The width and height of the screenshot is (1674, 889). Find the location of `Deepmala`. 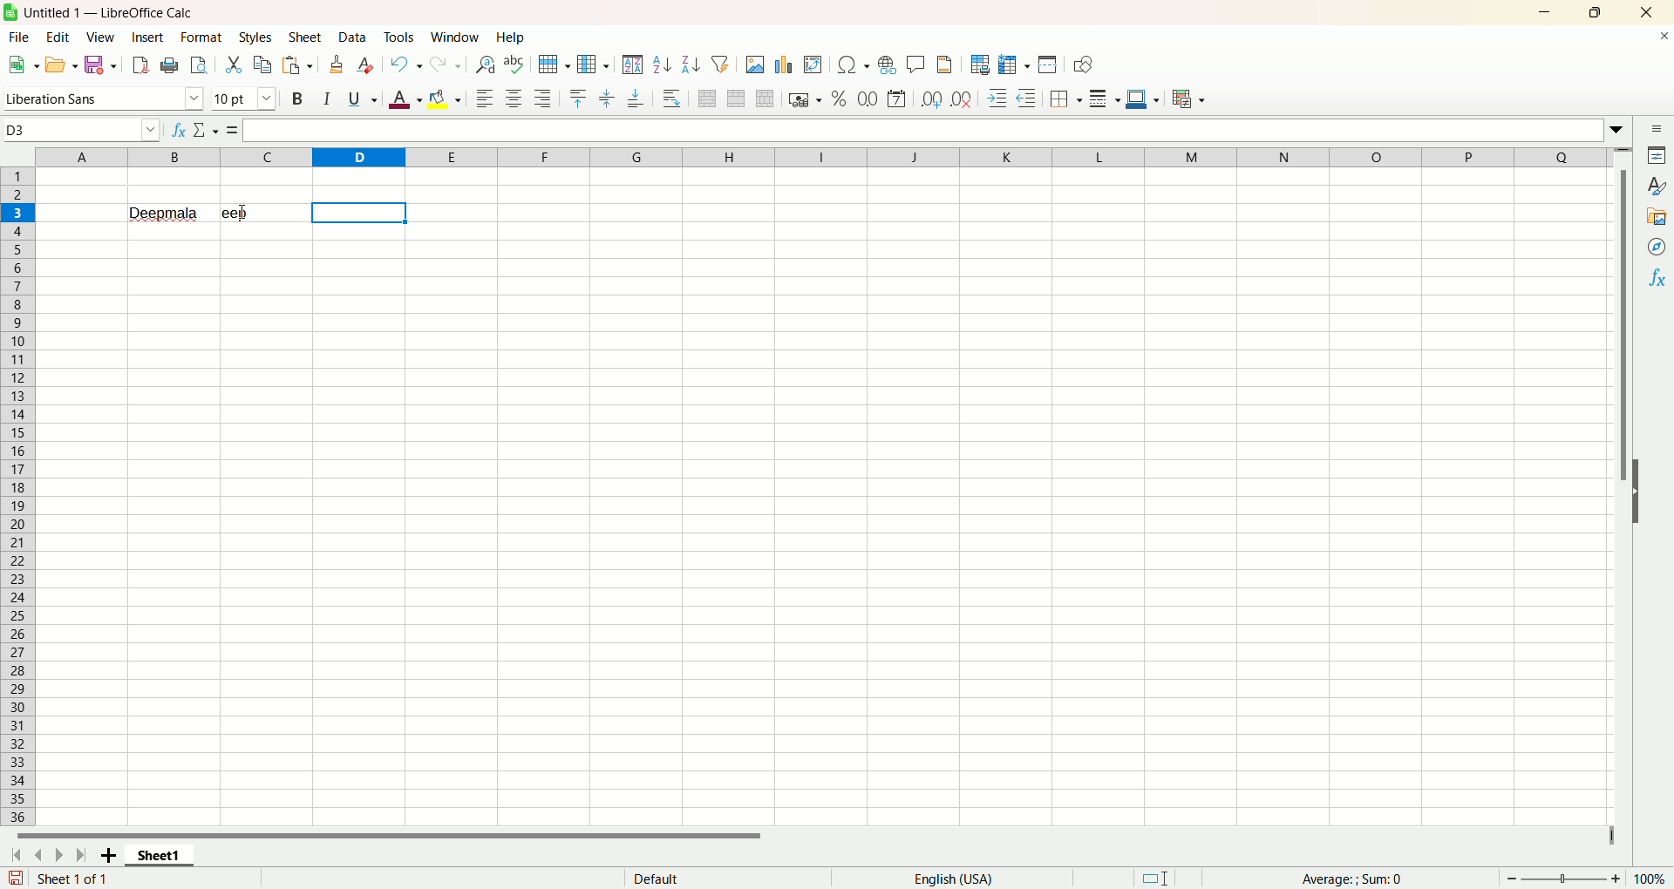

Deepmala is located at coordinates (166, 212).